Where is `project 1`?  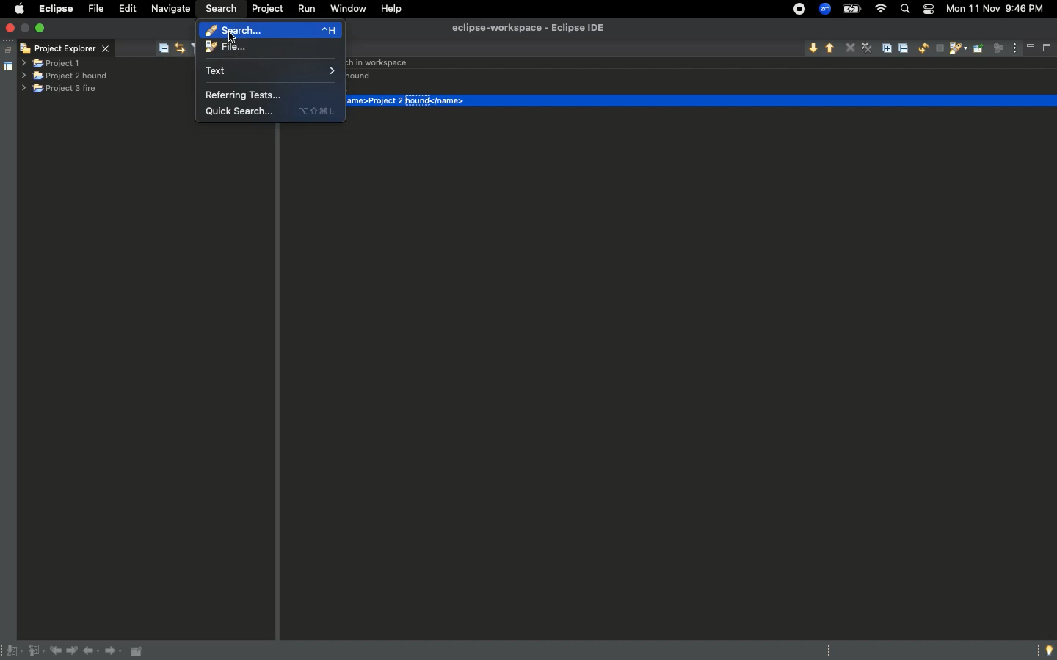 project 1 is located at coordinates (62, 62).